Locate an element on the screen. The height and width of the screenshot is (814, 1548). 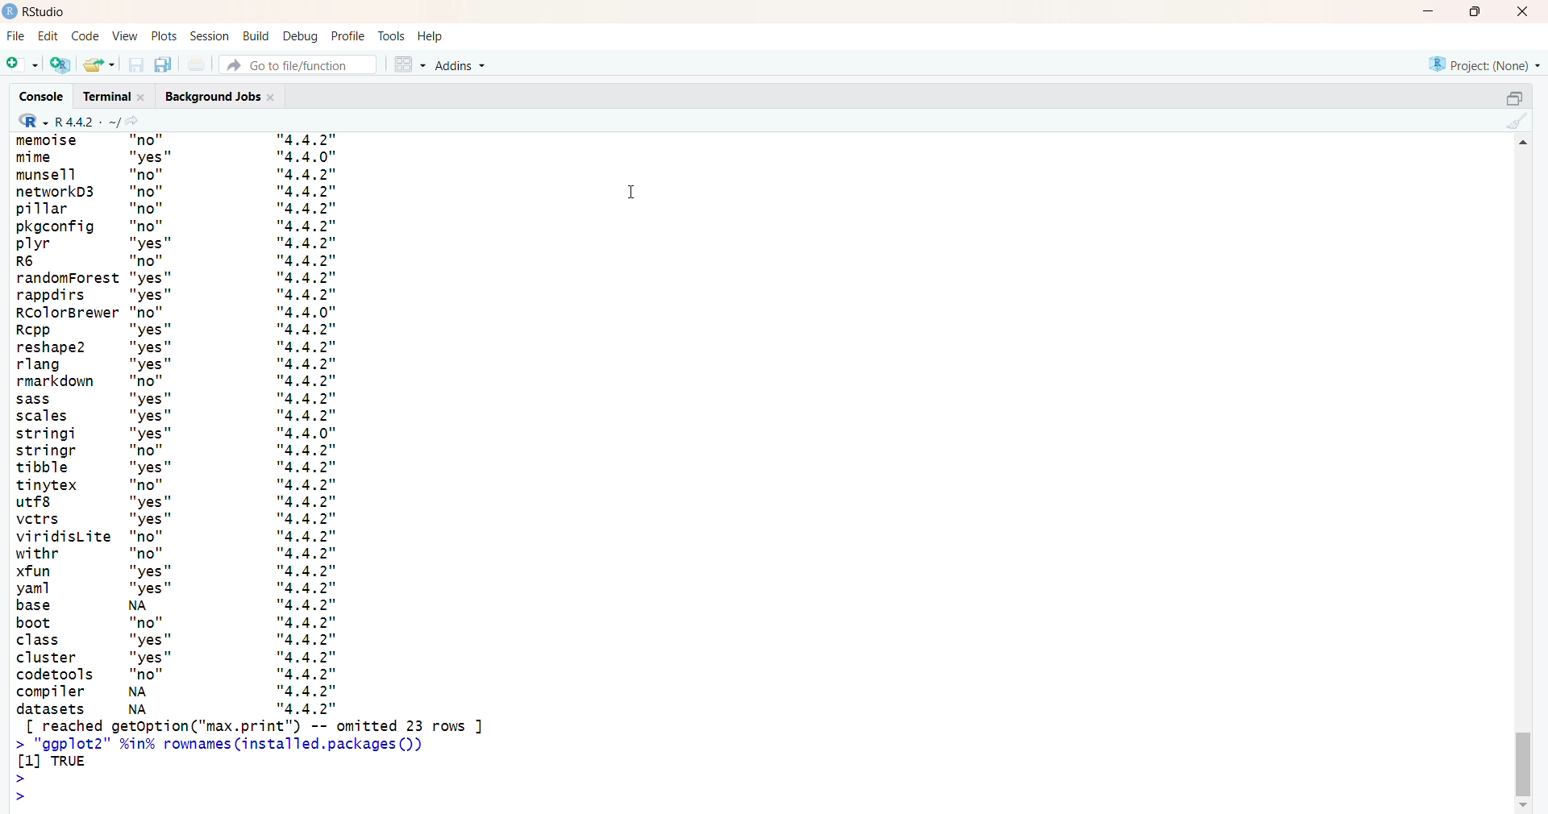
new file is located at coordinates (22, 66).